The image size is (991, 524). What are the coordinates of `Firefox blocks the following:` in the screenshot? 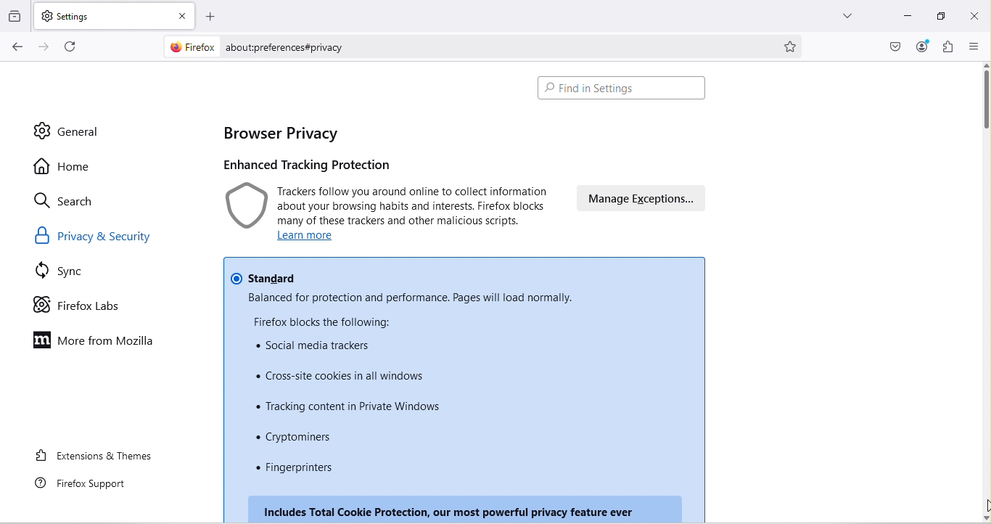 It's located at (318, 320).